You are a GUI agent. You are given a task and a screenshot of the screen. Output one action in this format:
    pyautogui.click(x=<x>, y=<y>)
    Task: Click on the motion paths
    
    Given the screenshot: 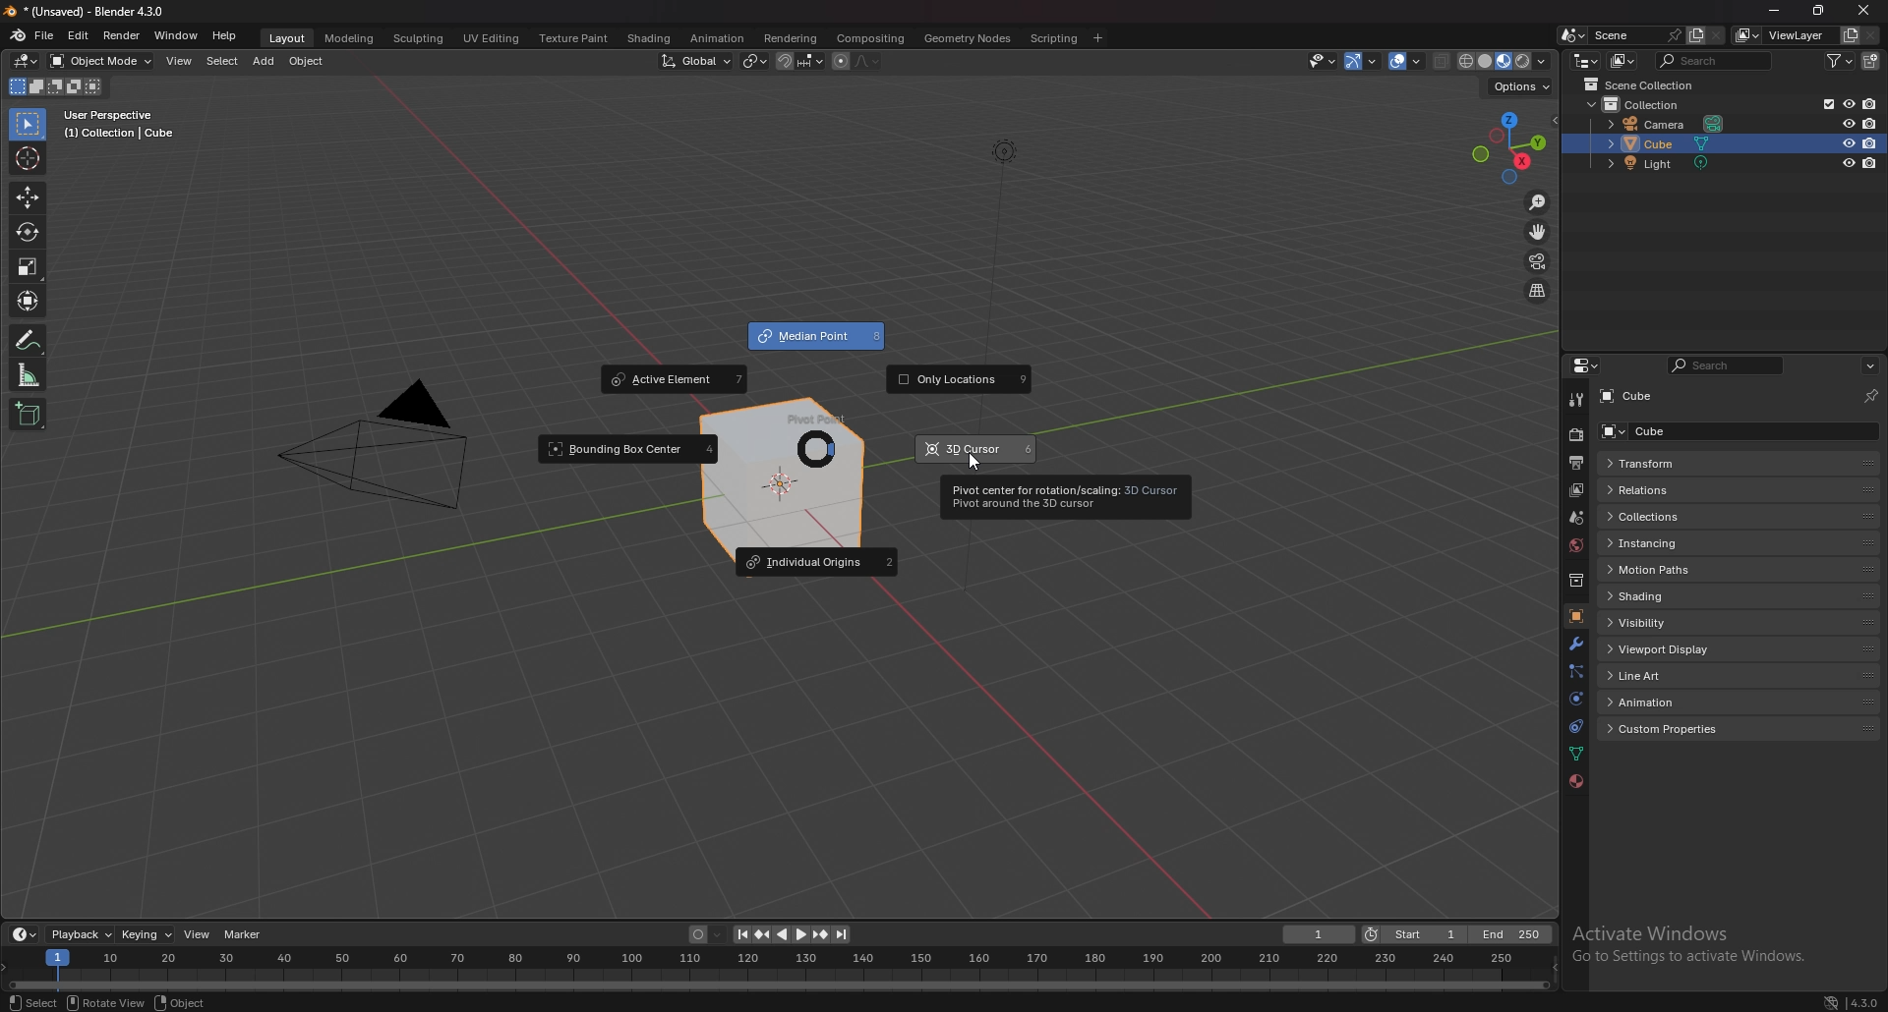 What is the action you would take?
    pyautogui.click(x=1670, y=570)
    